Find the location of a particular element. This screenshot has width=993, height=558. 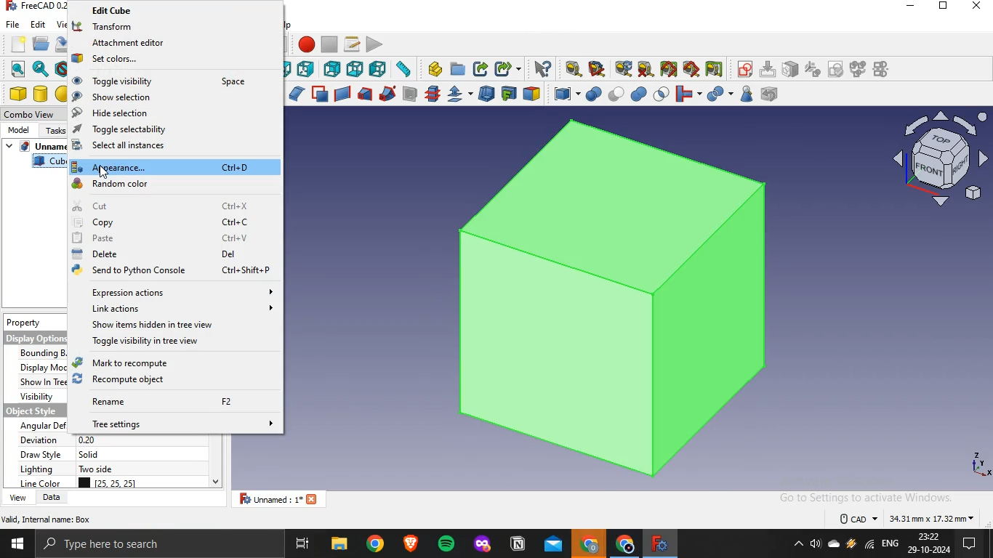

union is located at coordinates (639, 94).